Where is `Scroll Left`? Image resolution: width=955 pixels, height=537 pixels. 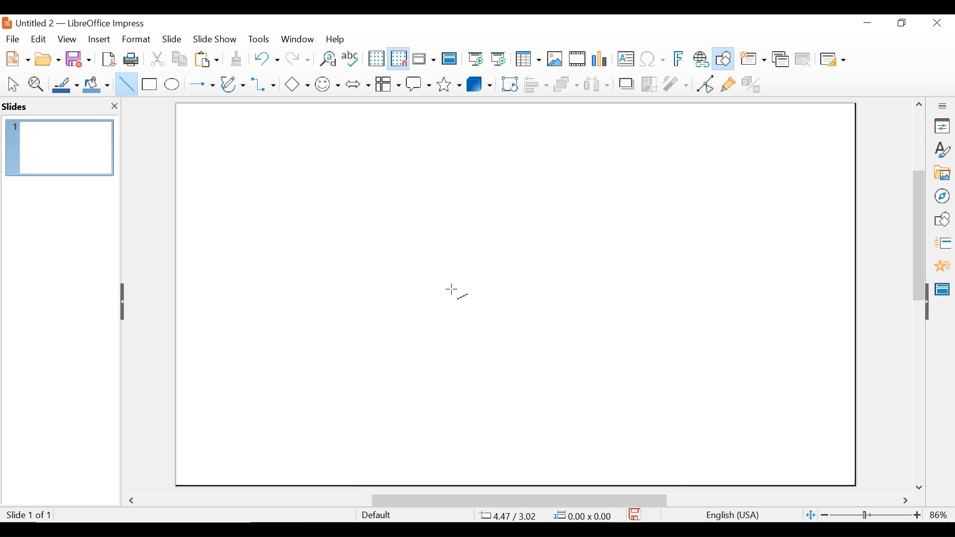 Scroll Left is located at coordinates (133, 501).